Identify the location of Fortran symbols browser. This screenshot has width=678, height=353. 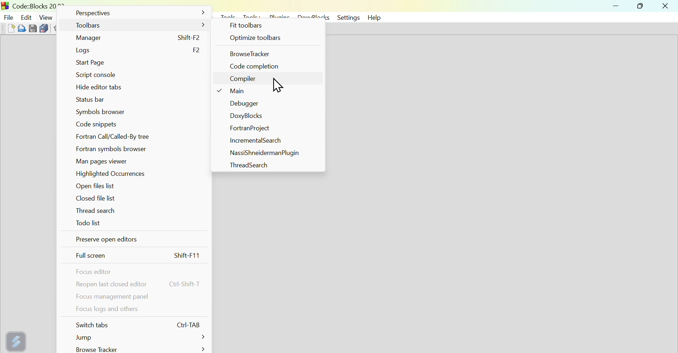
(115, 149).